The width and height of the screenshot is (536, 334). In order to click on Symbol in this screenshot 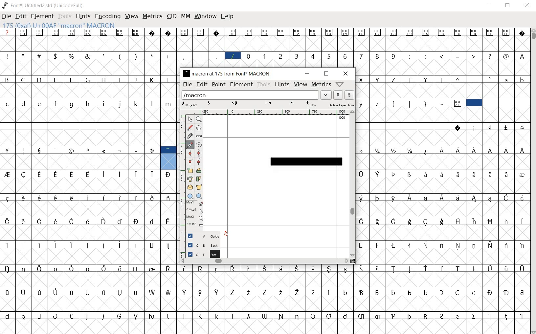, I will do `click(523, 127)`.